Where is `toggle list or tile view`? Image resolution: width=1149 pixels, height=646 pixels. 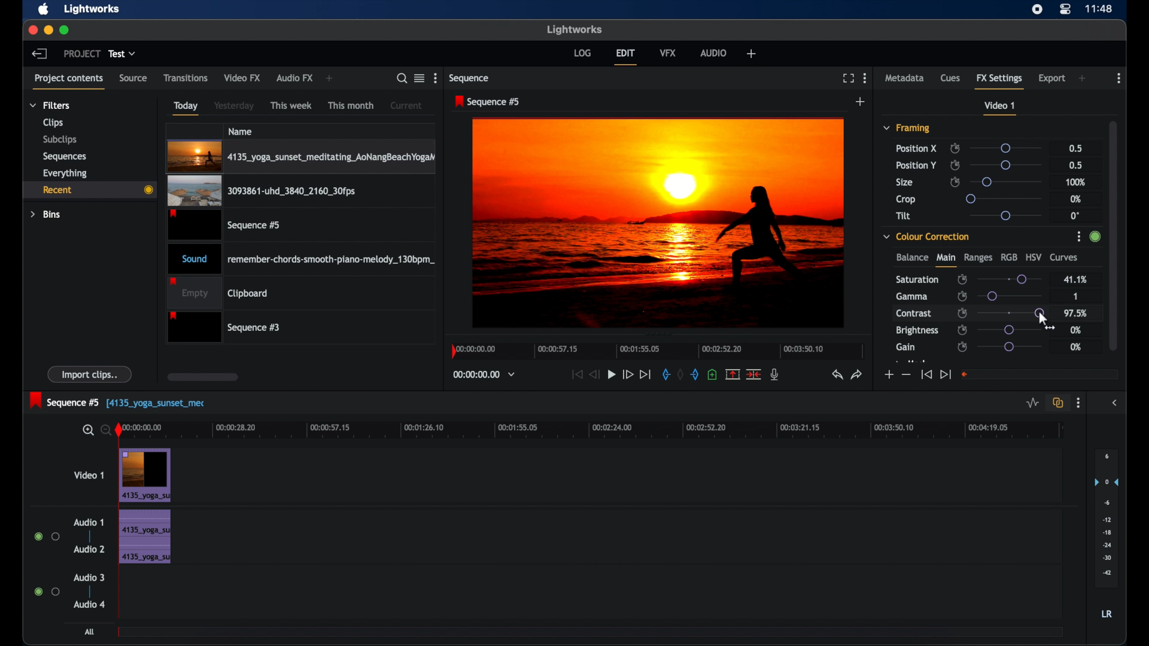
toggle list or tile view is located at coordinates (420, 78).